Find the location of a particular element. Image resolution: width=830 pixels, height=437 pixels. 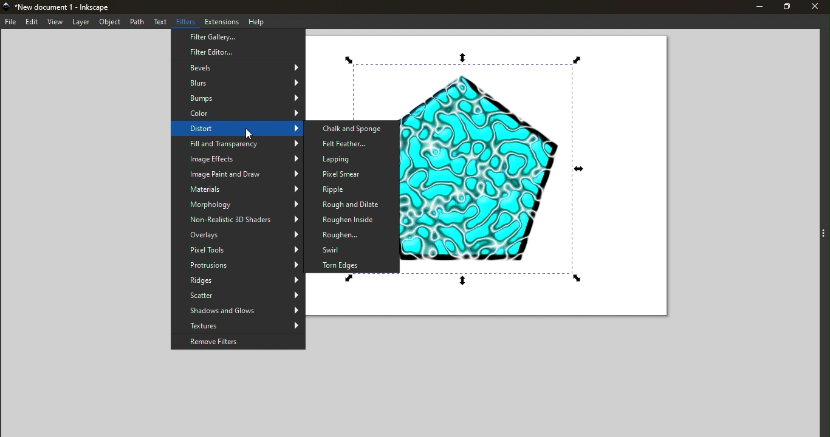

Roughen Inside is located at coordinates (353, 219).